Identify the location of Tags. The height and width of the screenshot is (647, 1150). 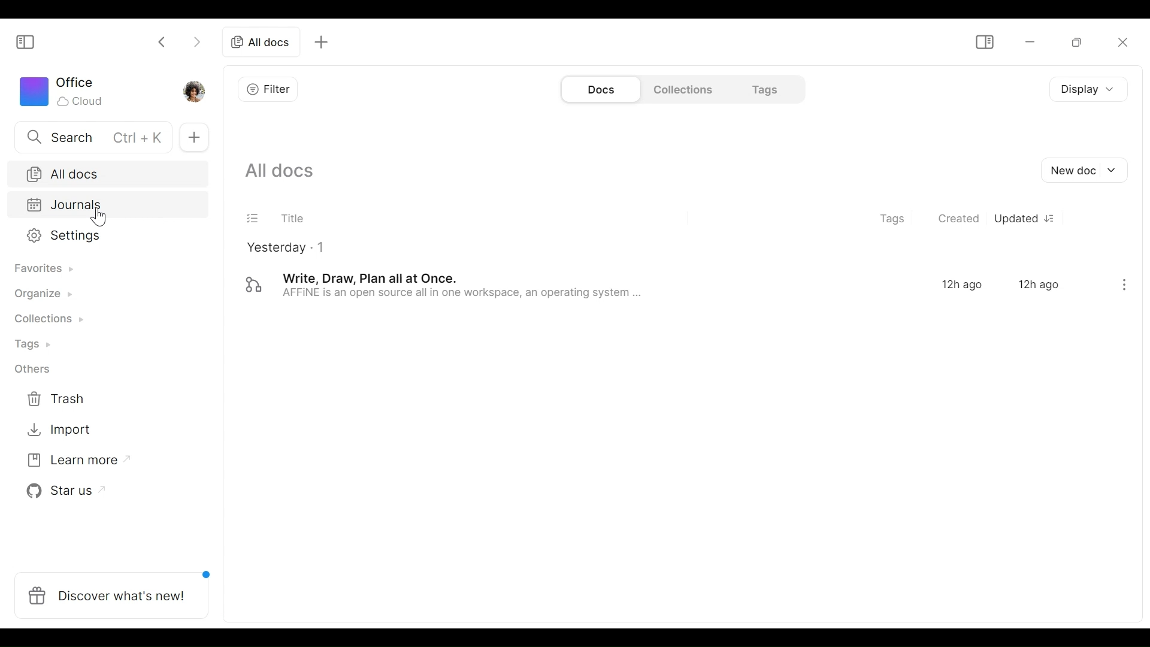
(762, 87).